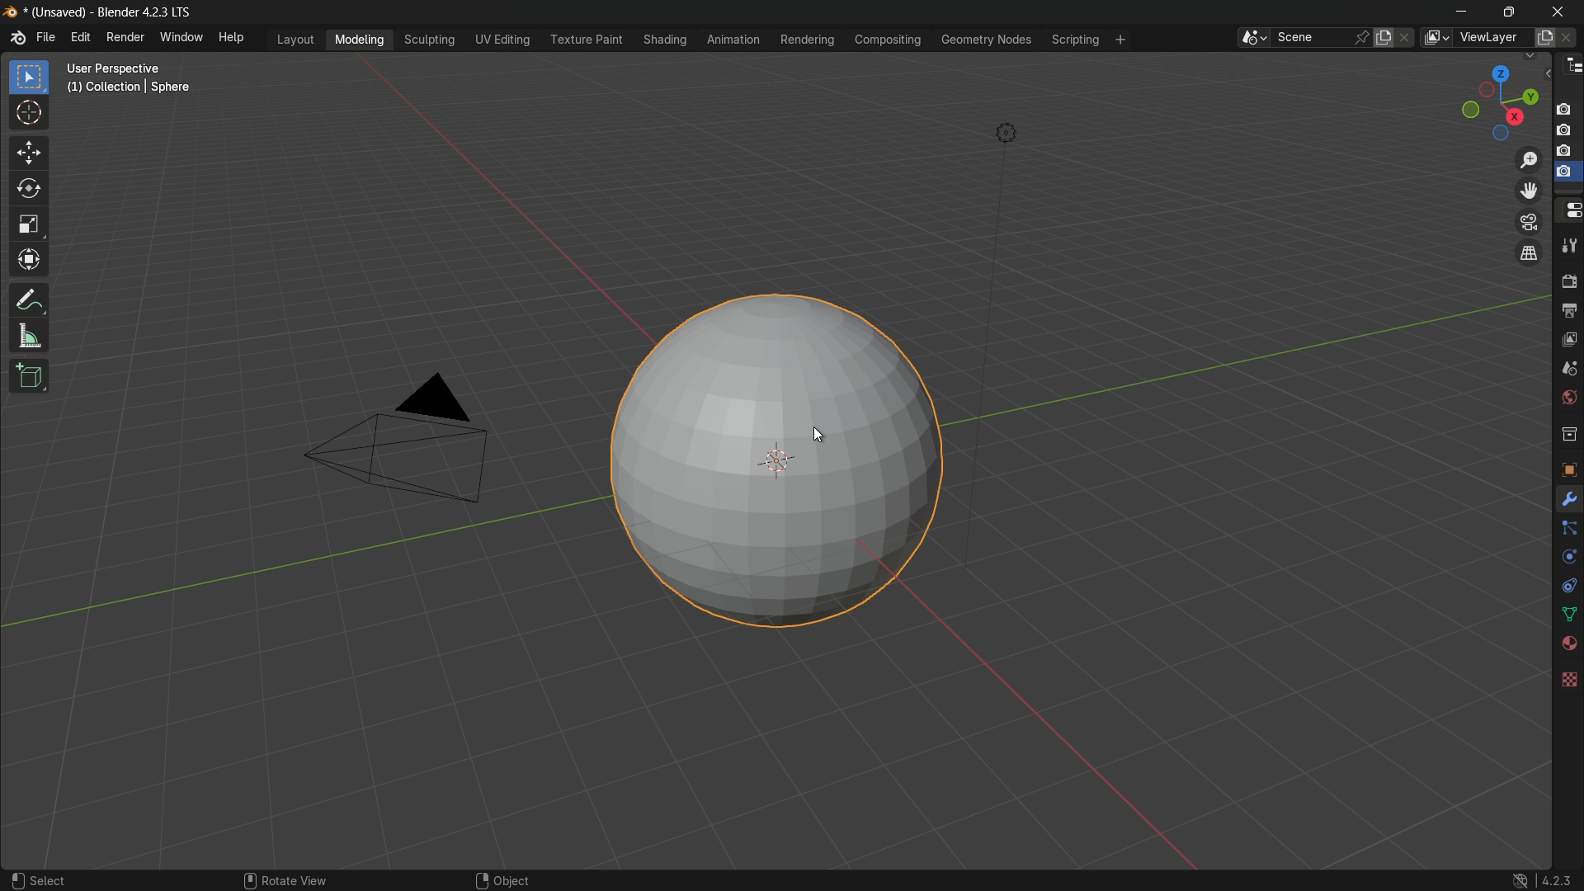  I want to click on modifier, so click(1568, 501).